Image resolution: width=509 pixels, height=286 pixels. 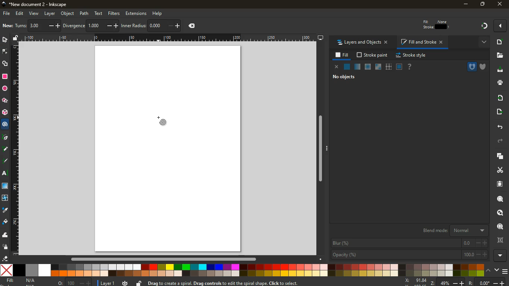 I want to click on no objects, so click(x=341, y=77).